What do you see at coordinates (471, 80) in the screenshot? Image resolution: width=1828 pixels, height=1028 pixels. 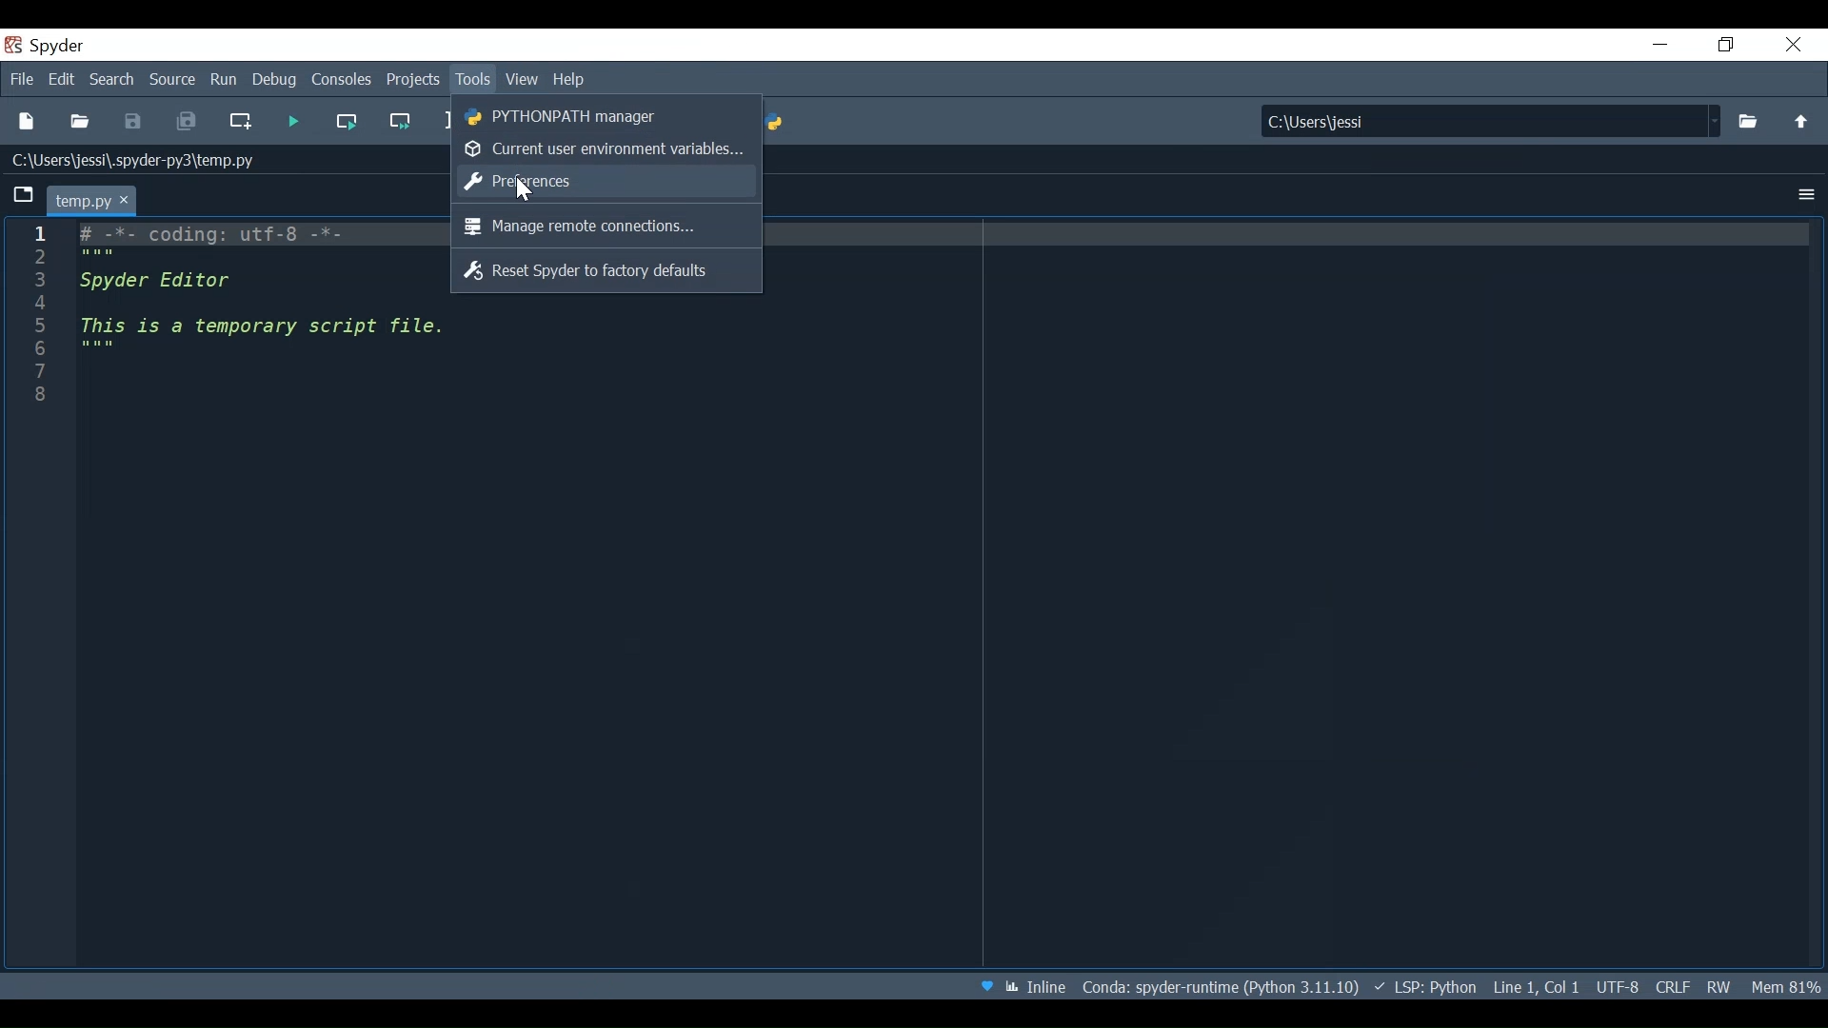 I see `Tools` at bounding box center [471, 80].